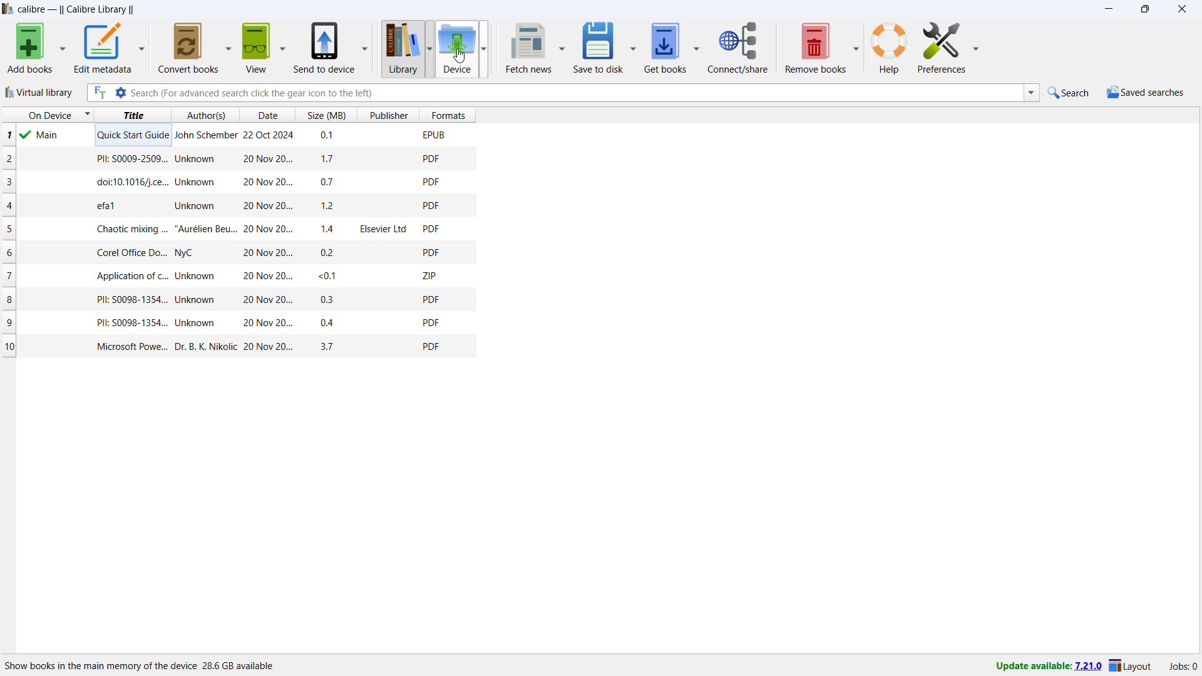 This screenshot has width=1202, height=676. What do you see at coordinates (39, 92) in the screenshot?
I see `virtual library` at bounding box center [39, 92].